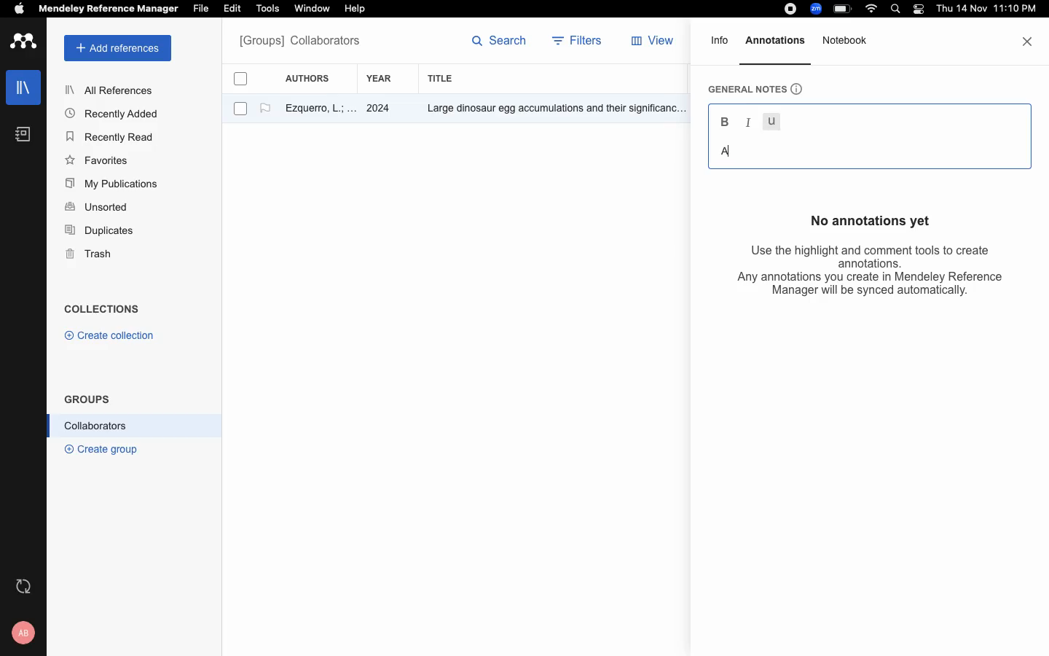 The image size is (1049, 656). What do you see at coordinates (111, 90) in the screenshot?
I see `All References` at bounding box center [111, 90].